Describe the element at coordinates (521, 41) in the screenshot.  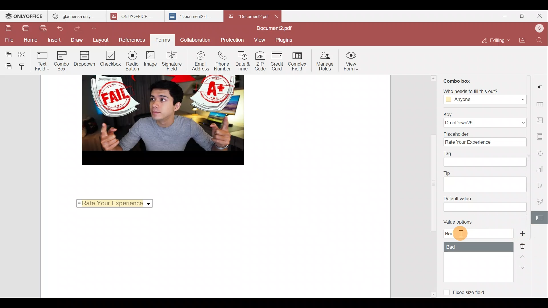
I see `Open file location` at that location.